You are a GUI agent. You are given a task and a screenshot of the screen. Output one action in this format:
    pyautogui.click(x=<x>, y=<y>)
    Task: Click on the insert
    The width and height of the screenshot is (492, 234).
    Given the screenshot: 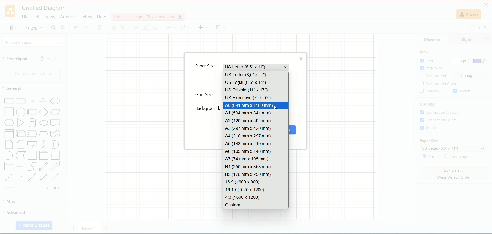 What is the action you would take?
    pyautogui.click(x=203, y=27)
    